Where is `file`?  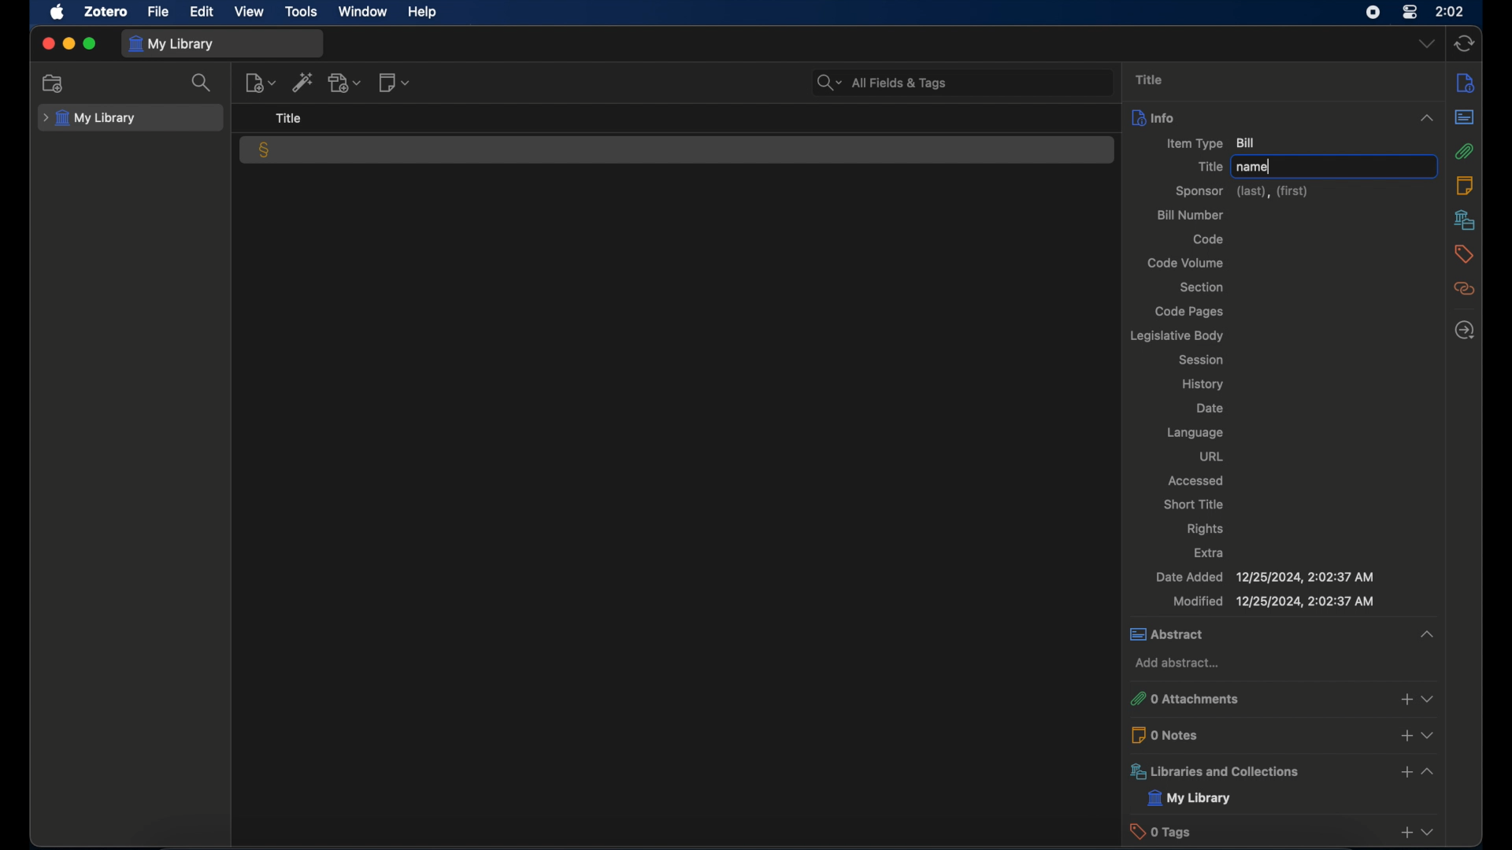
file is located at coordinates (159, 12).